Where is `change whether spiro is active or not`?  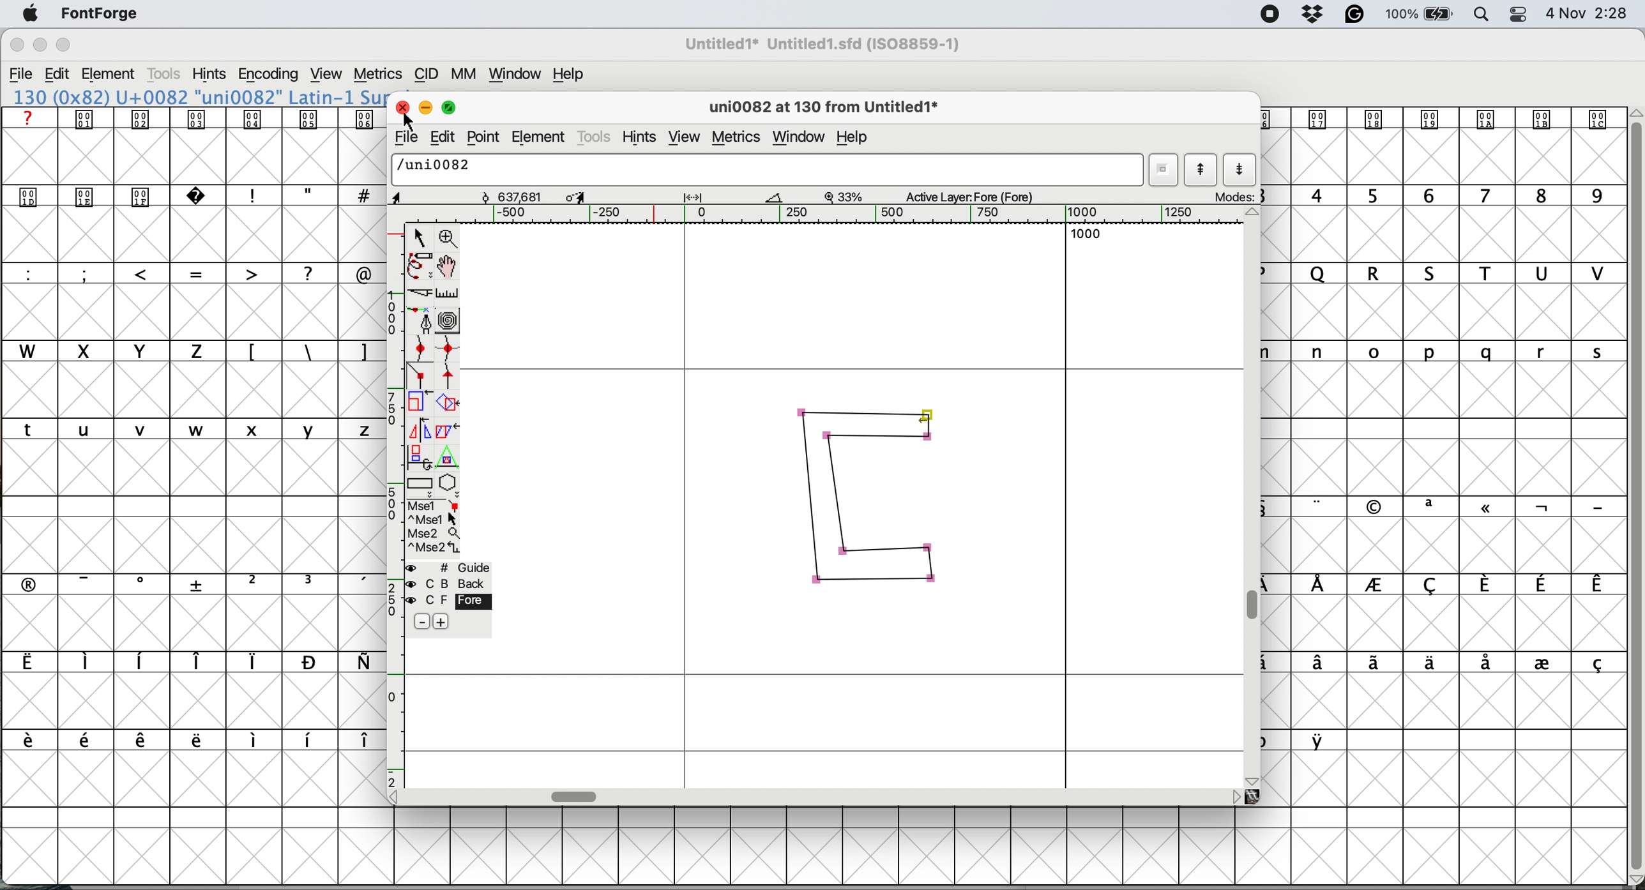
change whether spiro is active or not is located at coordinates (450, 321).